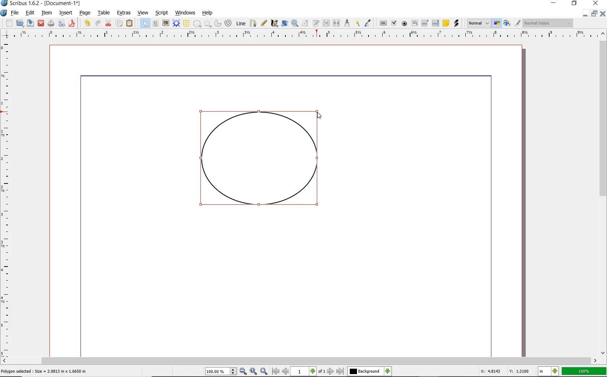 This screenshot has width=607, height=377. Describe the element at coordinates (73, 24) in the screenshot. I see `SAVE AS PDF` at that location.